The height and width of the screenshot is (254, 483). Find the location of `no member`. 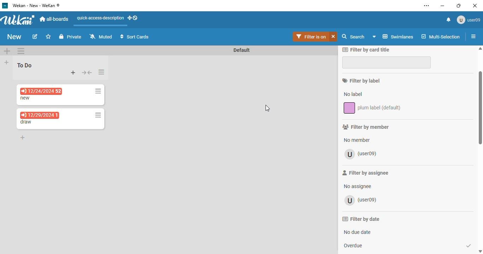

no member is located at coordinates (357, 140).